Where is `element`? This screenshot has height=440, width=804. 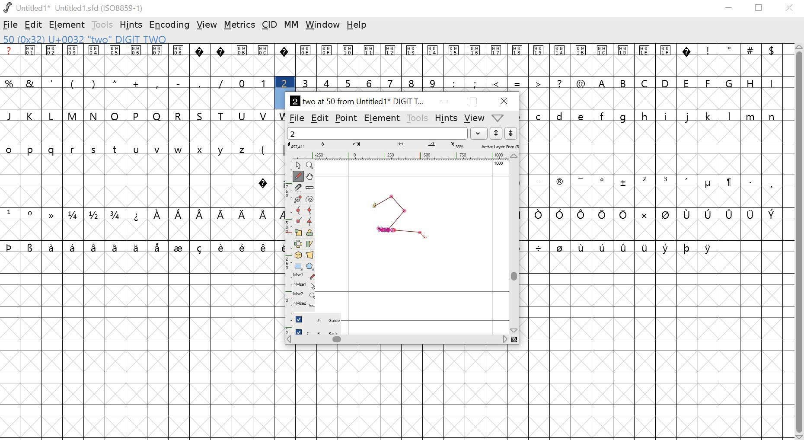 element is located at coordinates (383, 118).